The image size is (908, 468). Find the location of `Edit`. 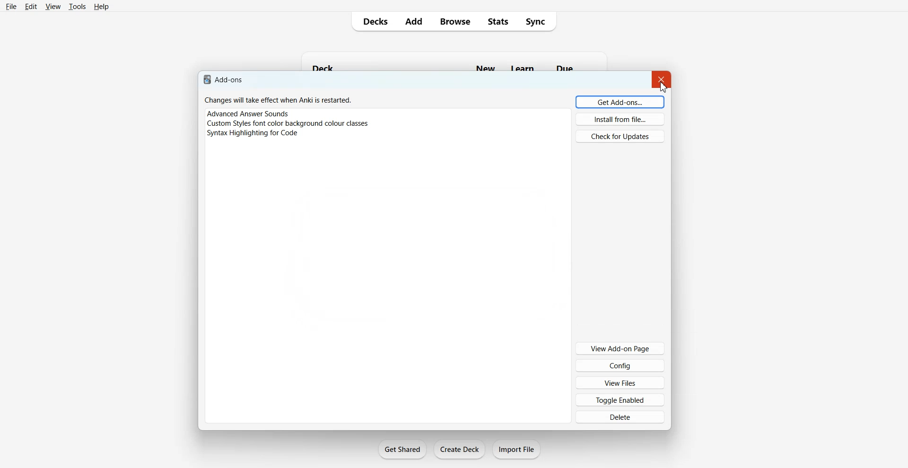

Edit is located at coordinates (30, 6).